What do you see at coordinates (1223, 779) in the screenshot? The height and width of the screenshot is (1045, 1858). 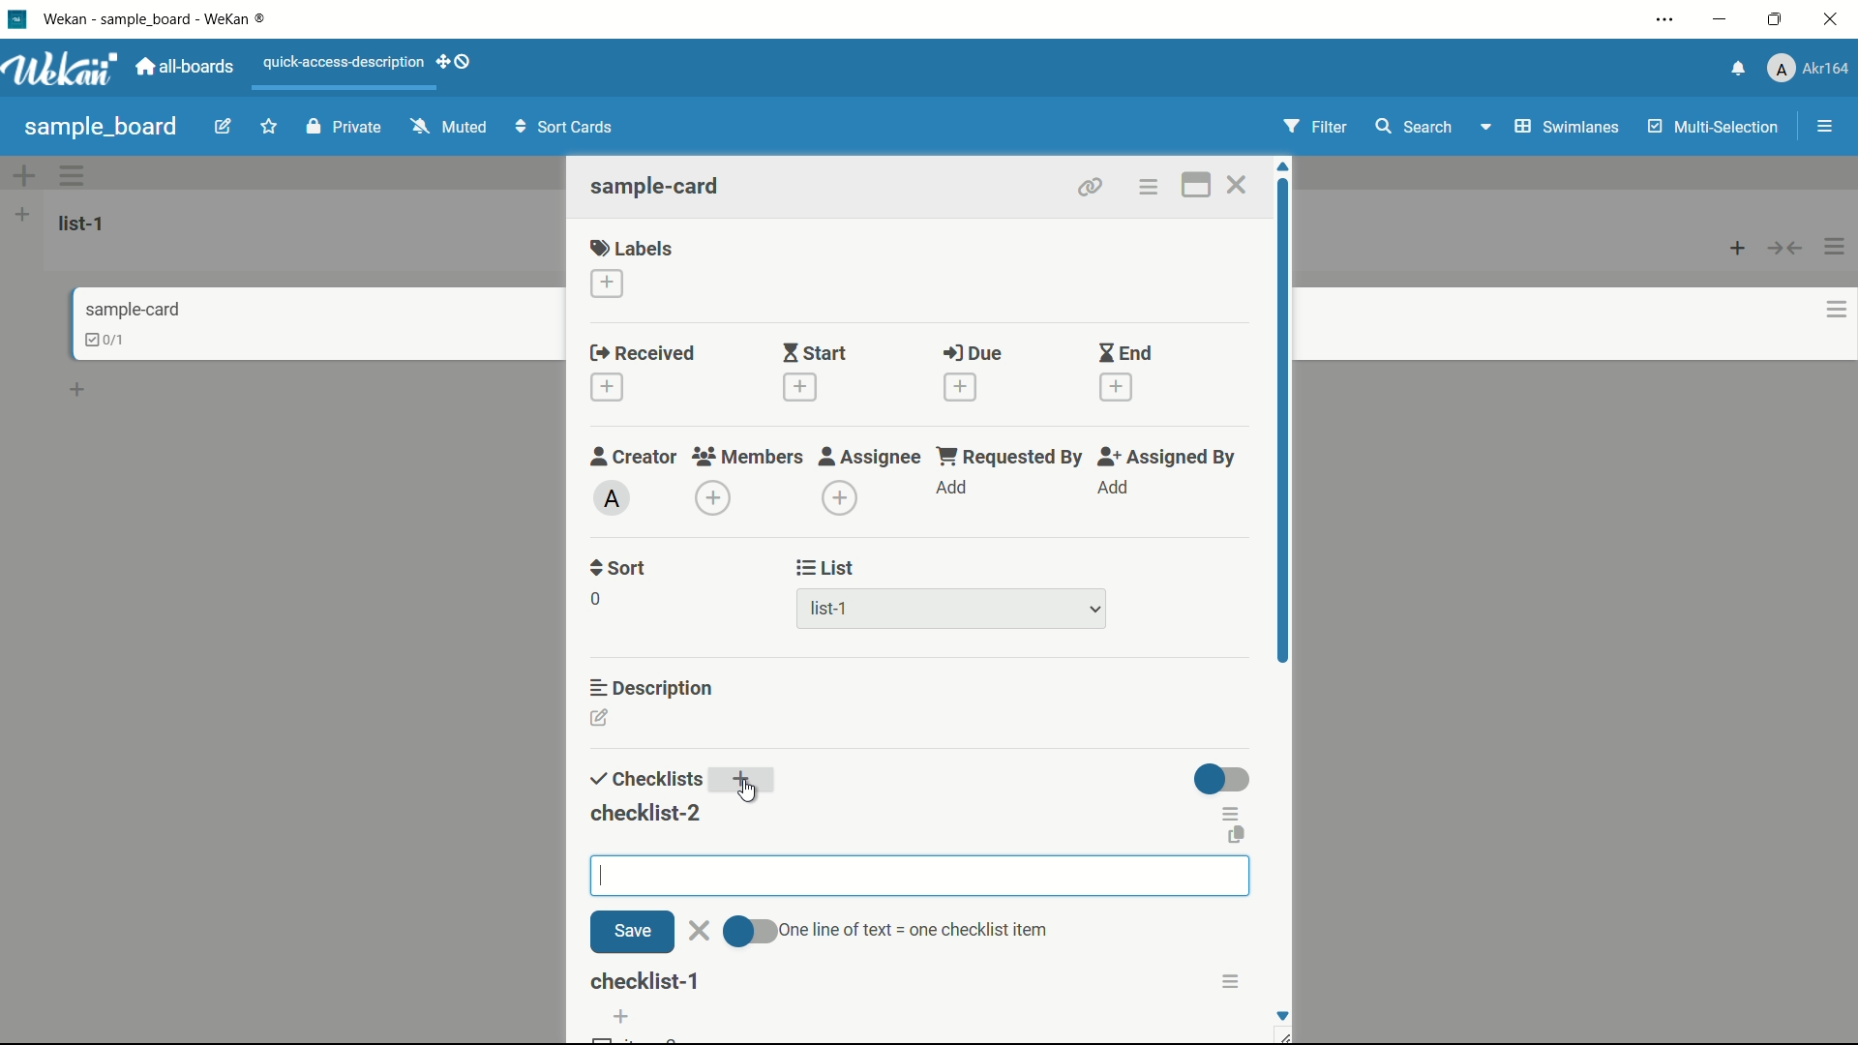 I see `toggle button` at bounding box center [1223, 779].